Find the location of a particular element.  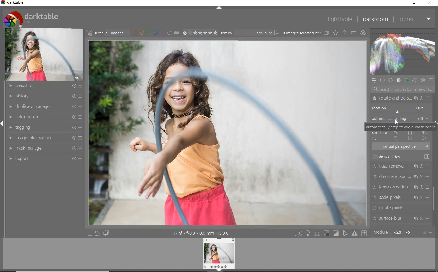

export is located at coordinates (46, 158).